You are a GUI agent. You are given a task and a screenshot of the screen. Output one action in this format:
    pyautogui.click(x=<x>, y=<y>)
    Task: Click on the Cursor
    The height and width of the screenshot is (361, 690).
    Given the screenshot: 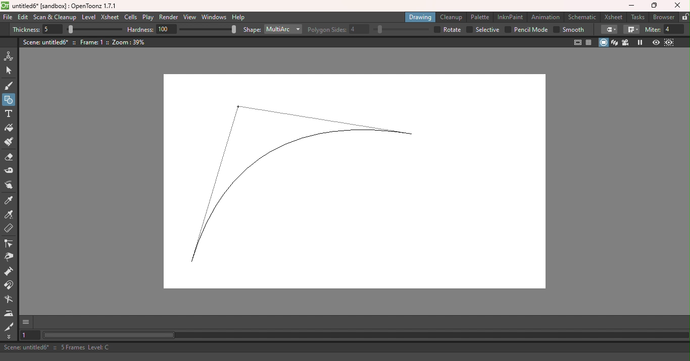 What is the action you would take?
    pyautogui.click(x=238, y=106)
    